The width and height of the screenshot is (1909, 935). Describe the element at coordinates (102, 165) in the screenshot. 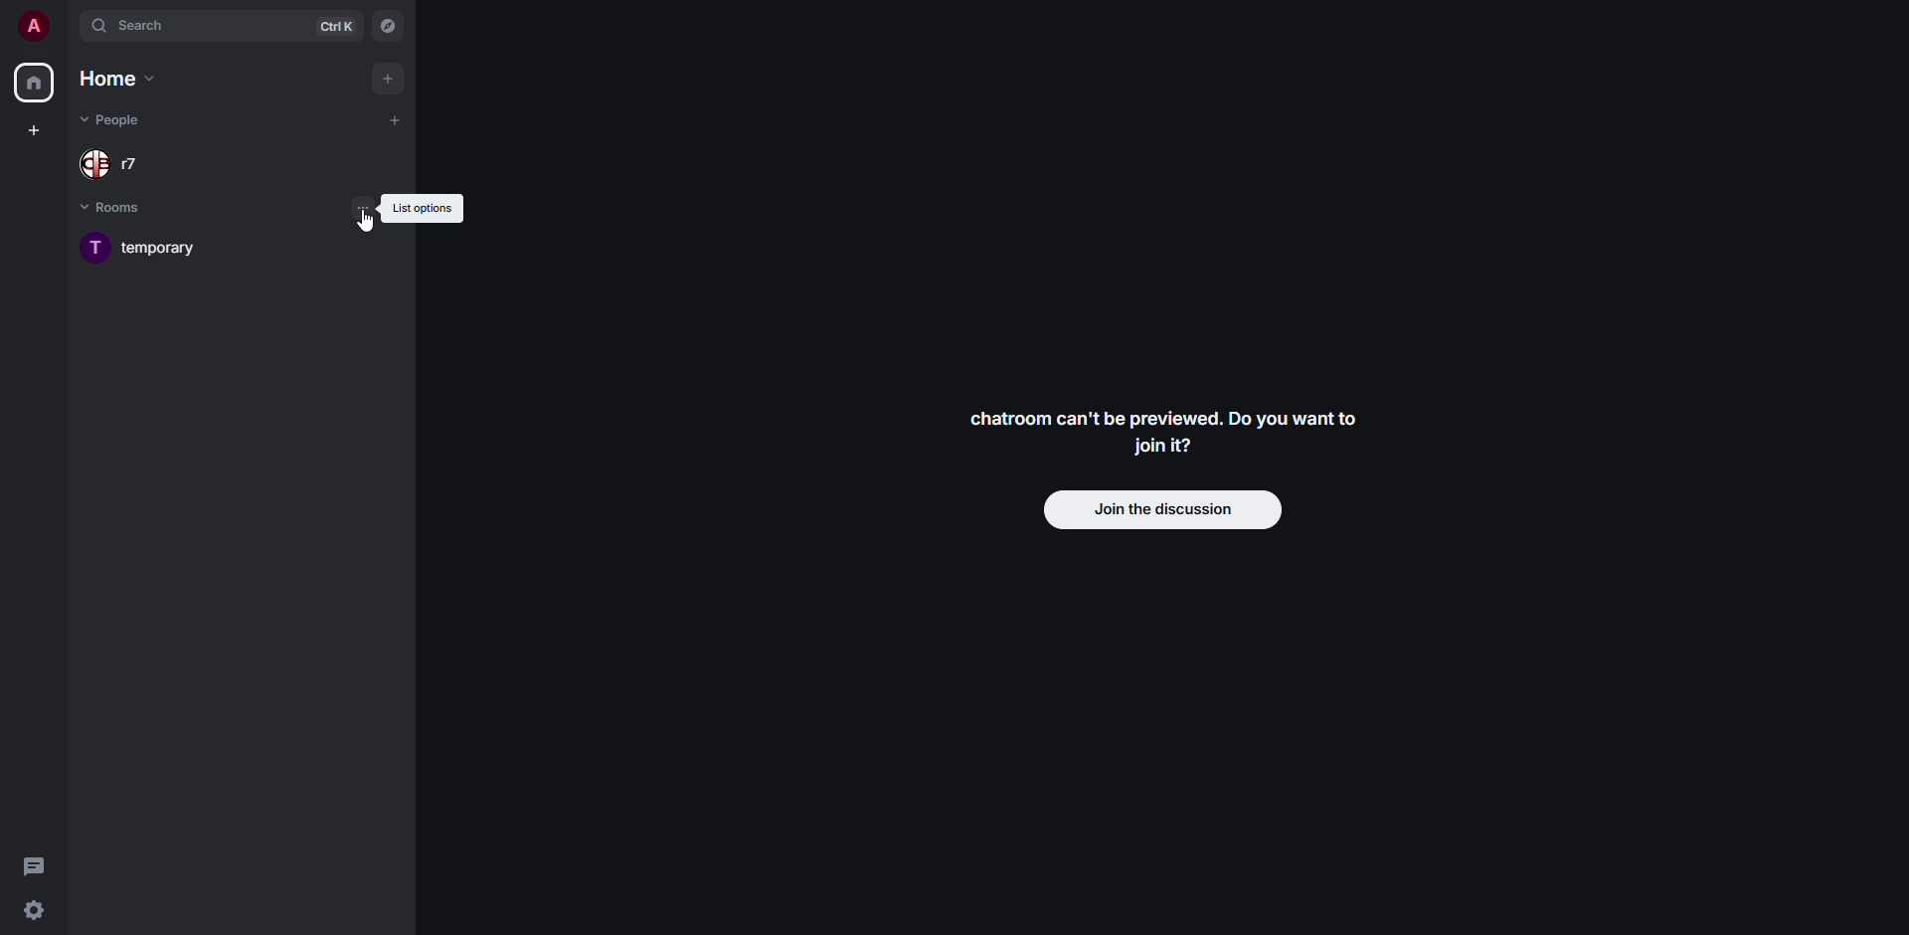

I see `people` at that location.